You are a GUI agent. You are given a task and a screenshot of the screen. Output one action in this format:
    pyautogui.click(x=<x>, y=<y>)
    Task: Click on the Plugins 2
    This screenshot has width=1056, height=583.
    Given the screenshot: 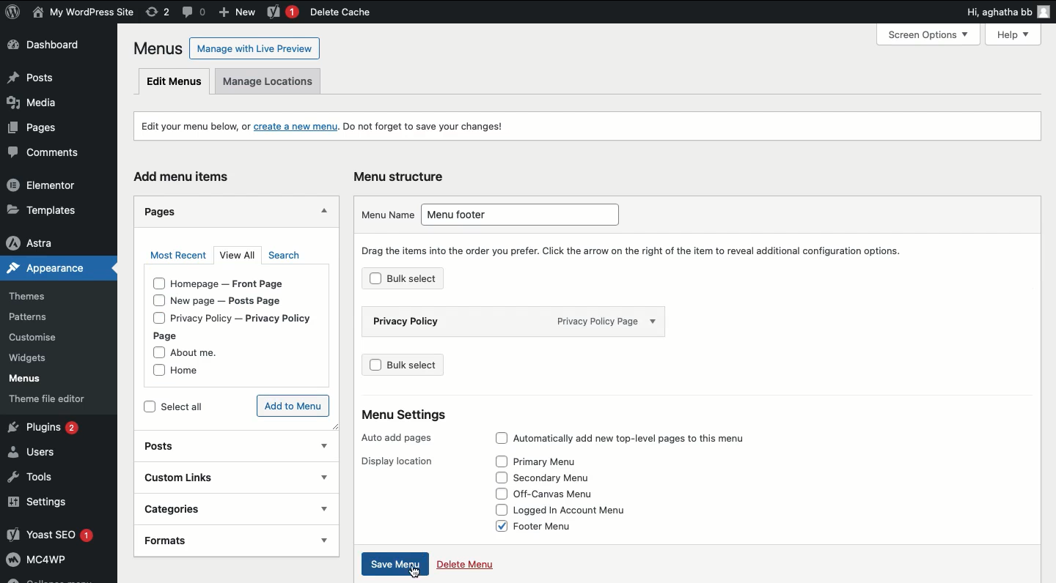 What is the action you would take?
    pyautogui.click(x=55, y=428)
    